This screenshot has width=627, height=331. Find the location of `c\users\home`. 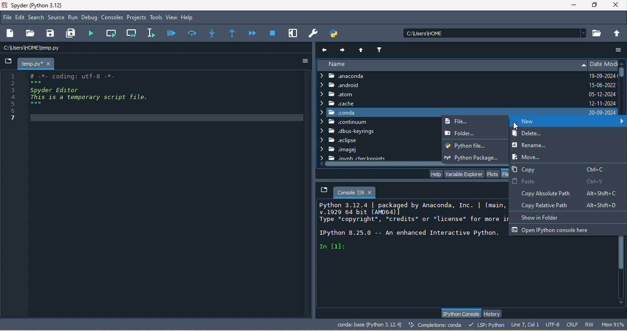

c\users\home is located at coordinates (58, 48).